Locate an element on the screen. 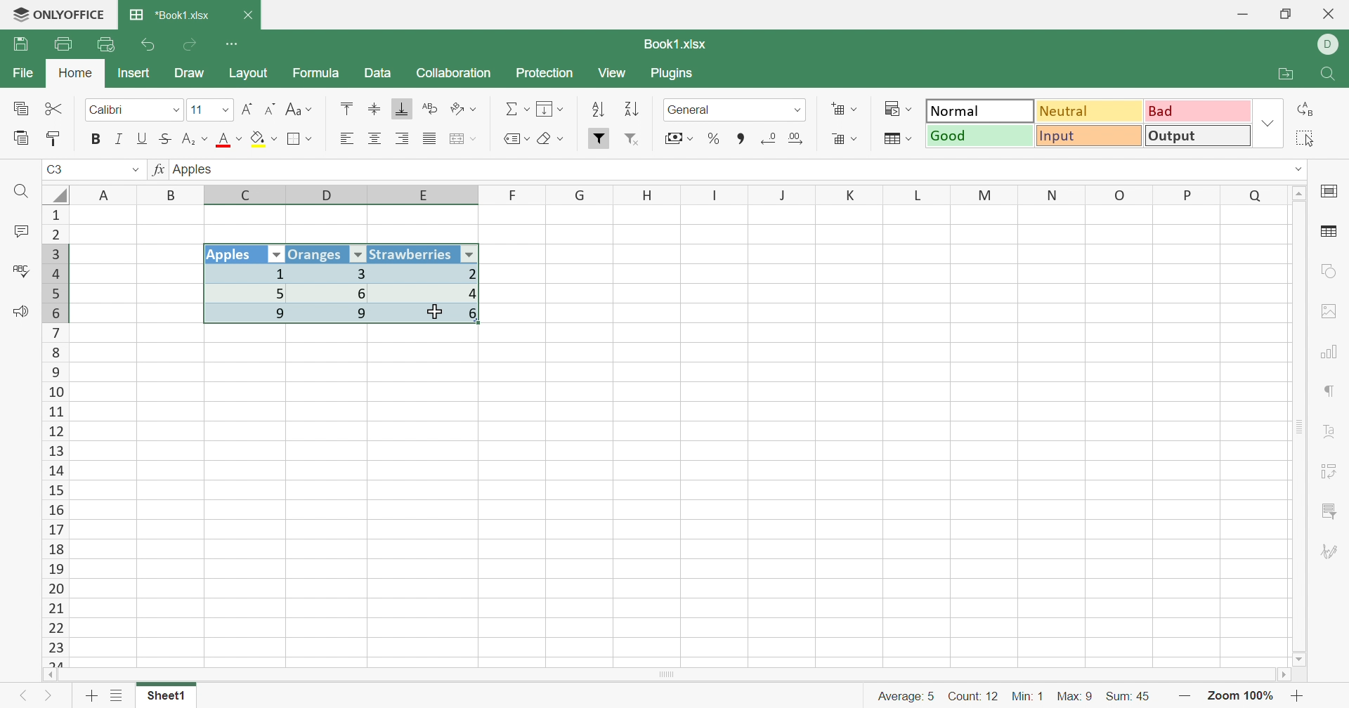 The image size is (1349, 708). Average: 5 is located at coordinates (899, 695).